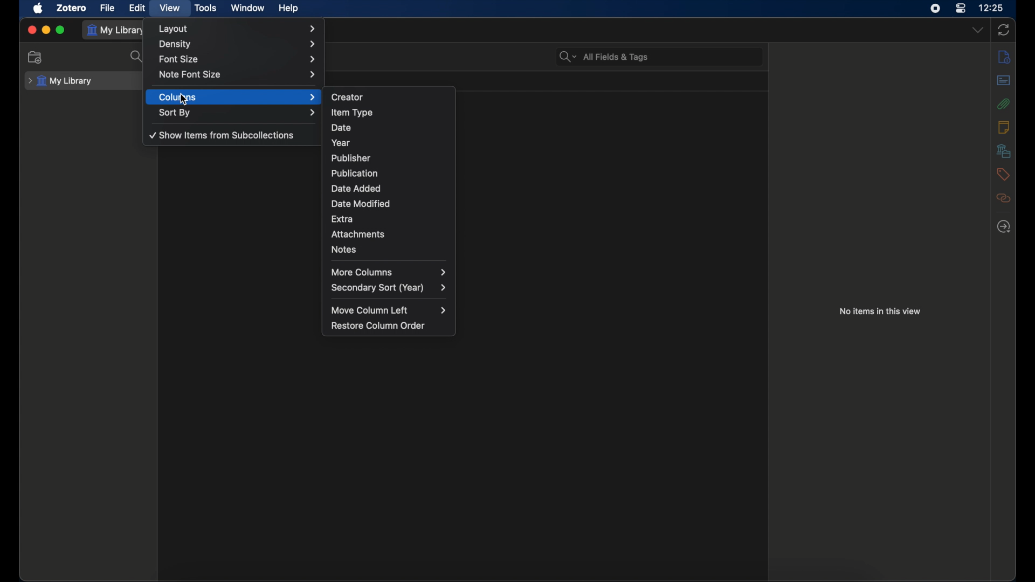 This screenshot has width=1035, height=582. Describe the element at coordinates (358, 234) in the screenshot. I see `attachments` at that location.